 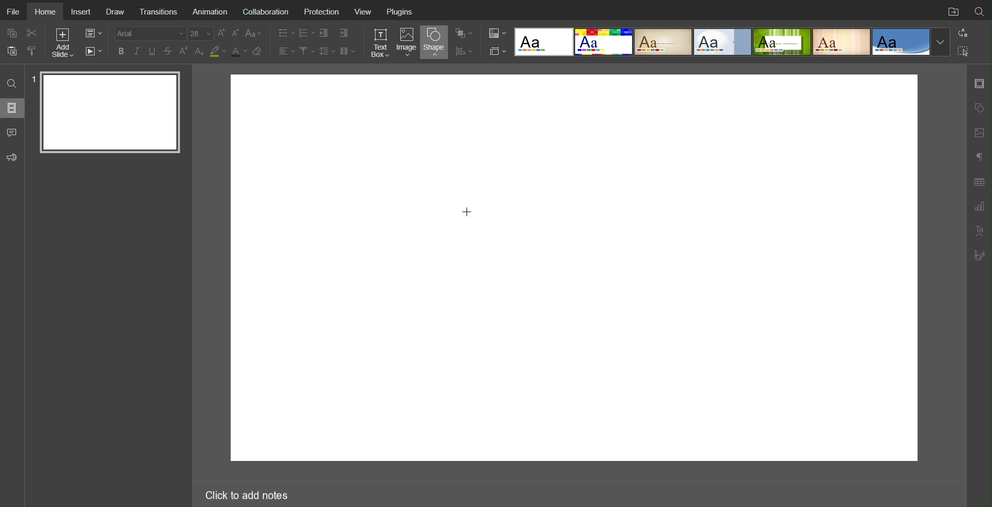 What do you see at coordinates (380, 42) in the screenshot?
I see `Text Box` at bounding box center [380, 42].